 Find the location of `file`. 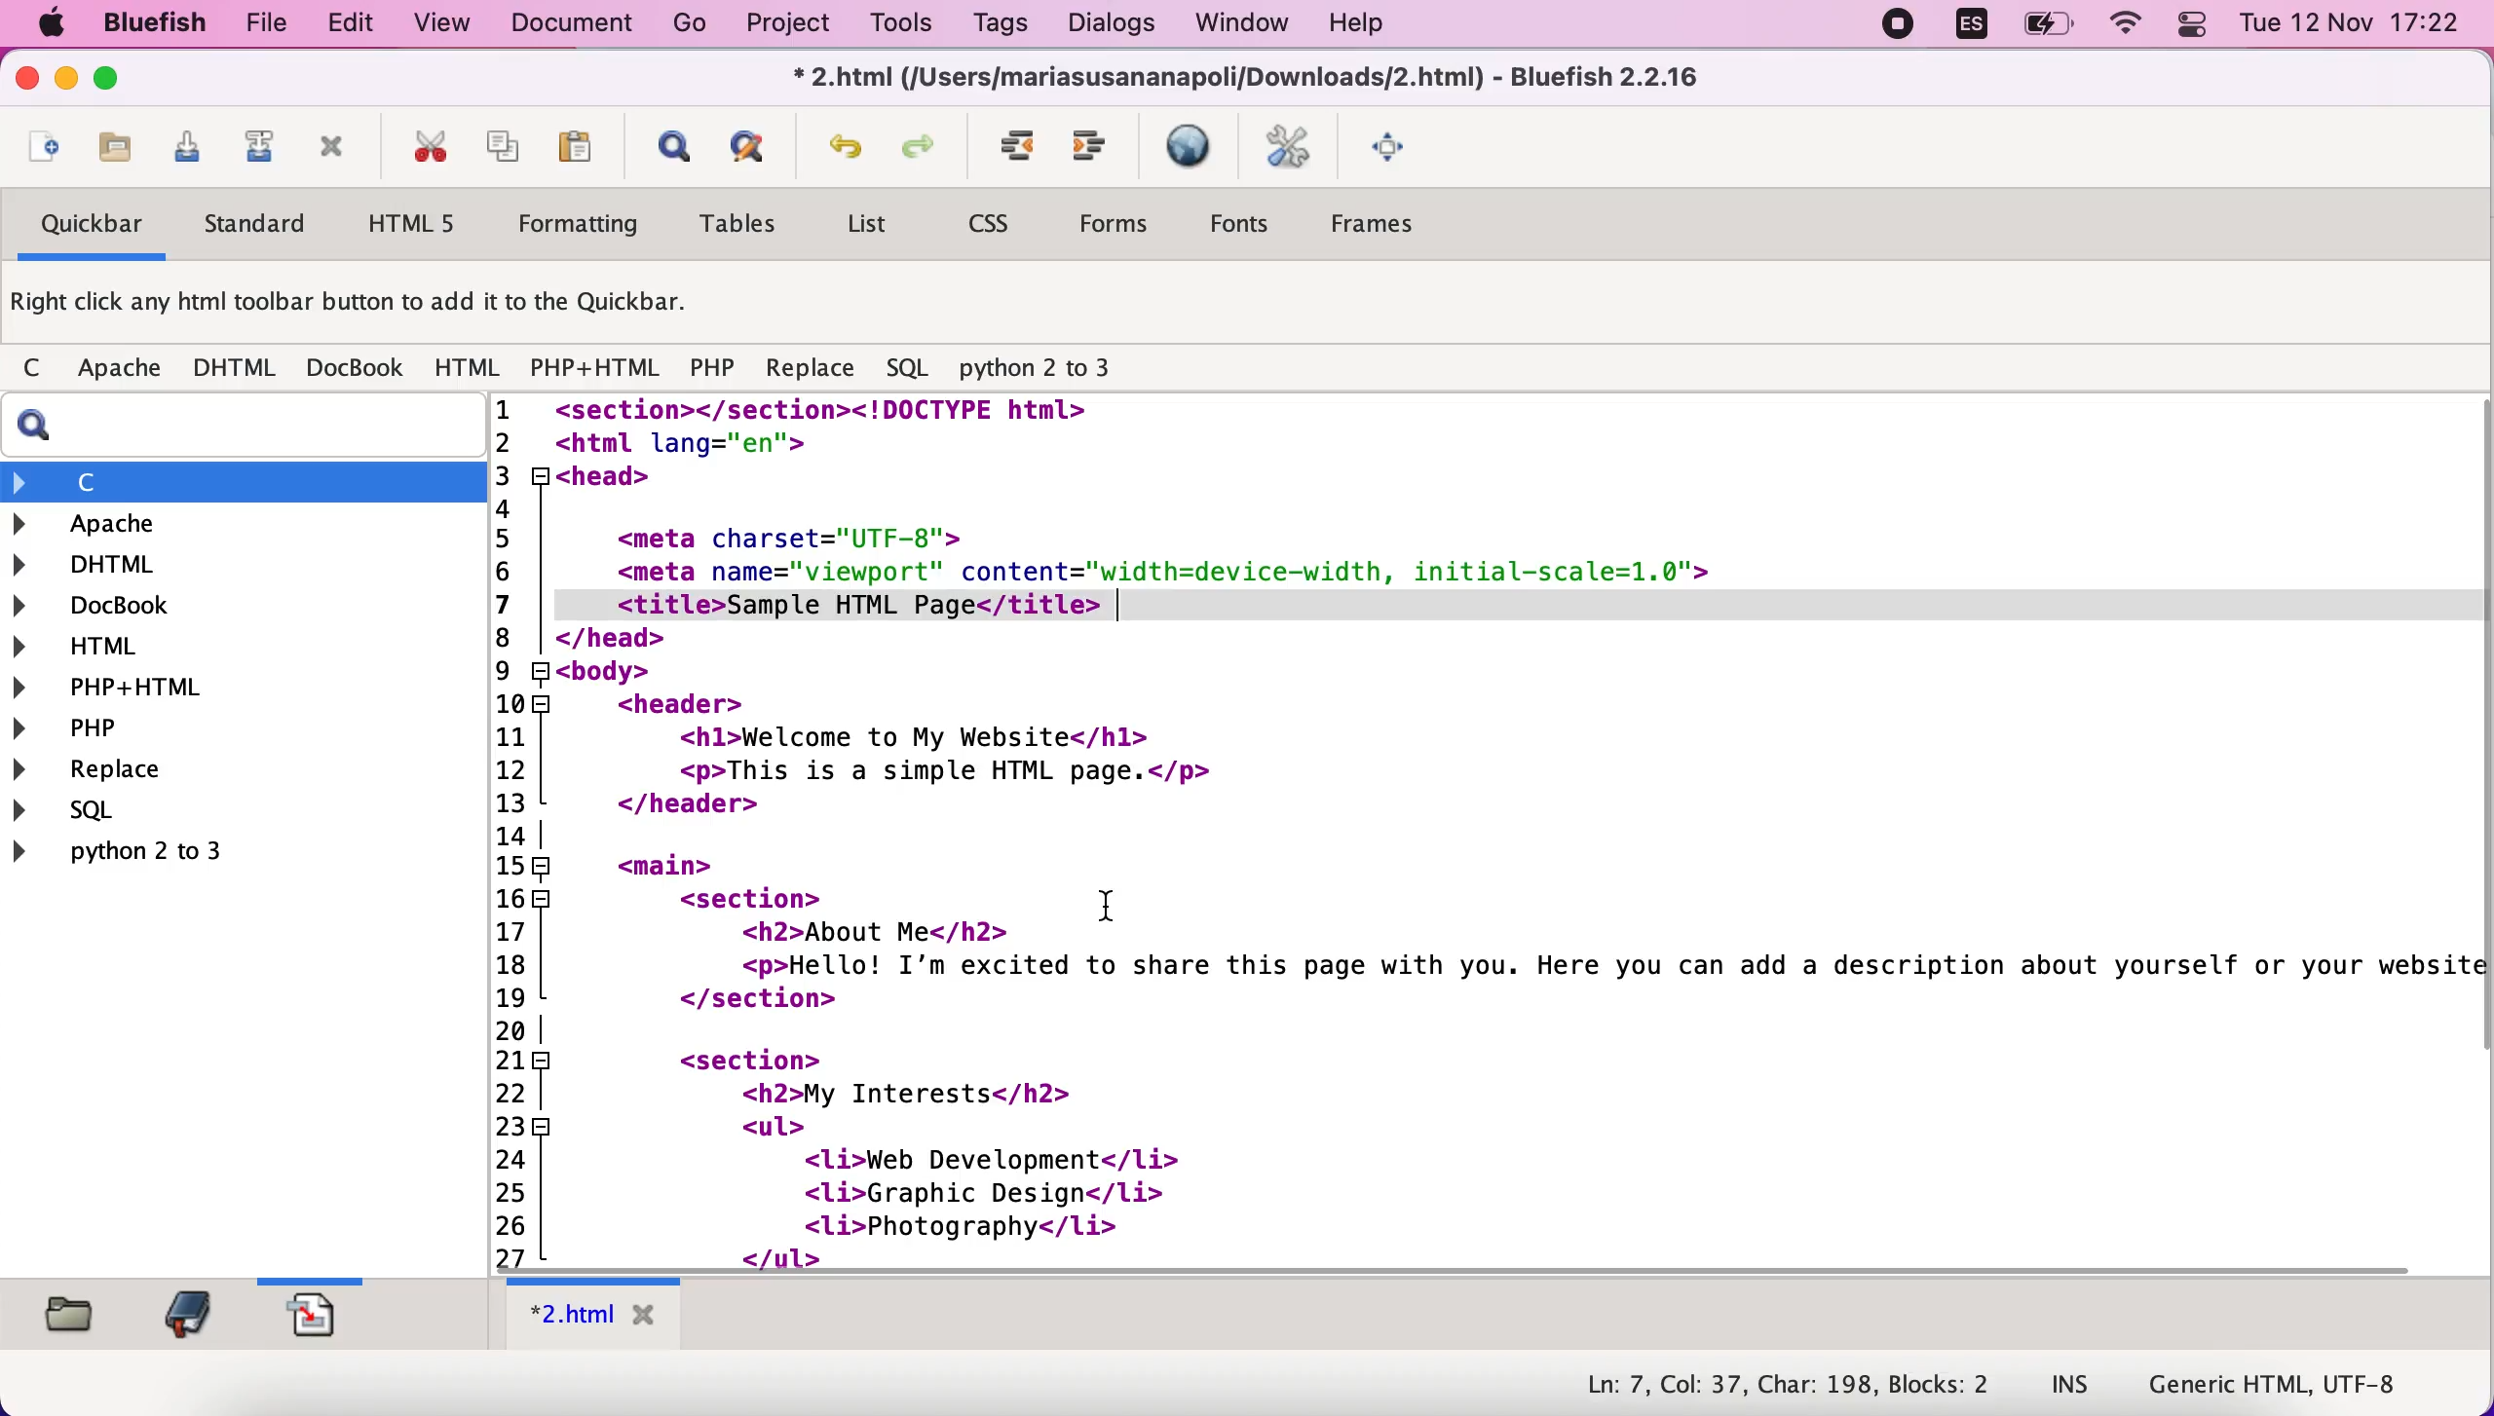

file is located at coordinates (270, 26).